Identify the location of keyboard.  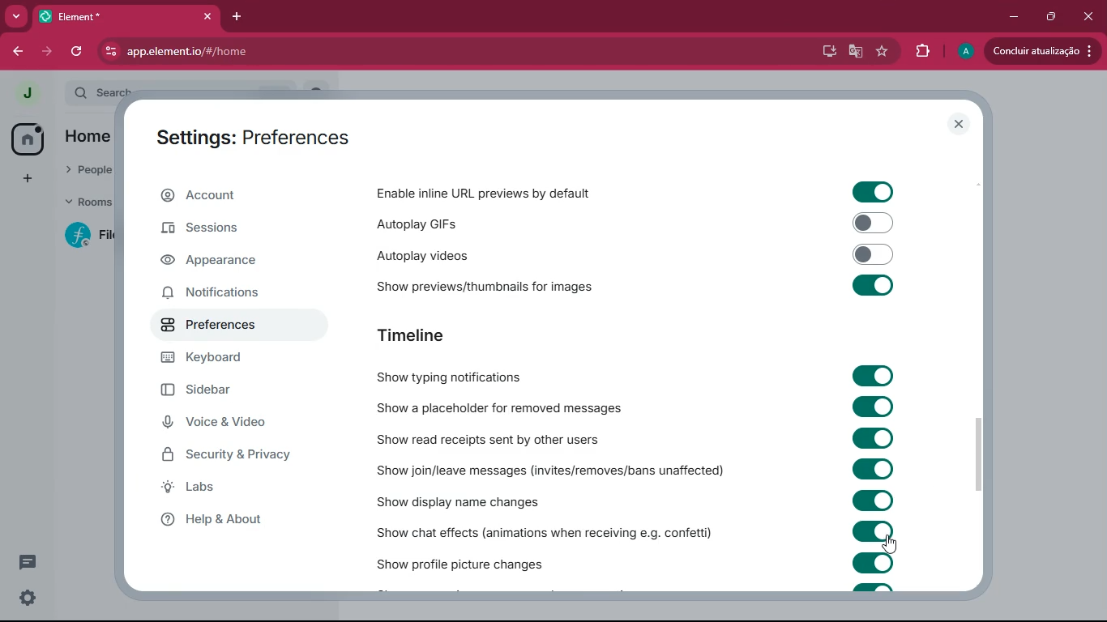
(212, 359).